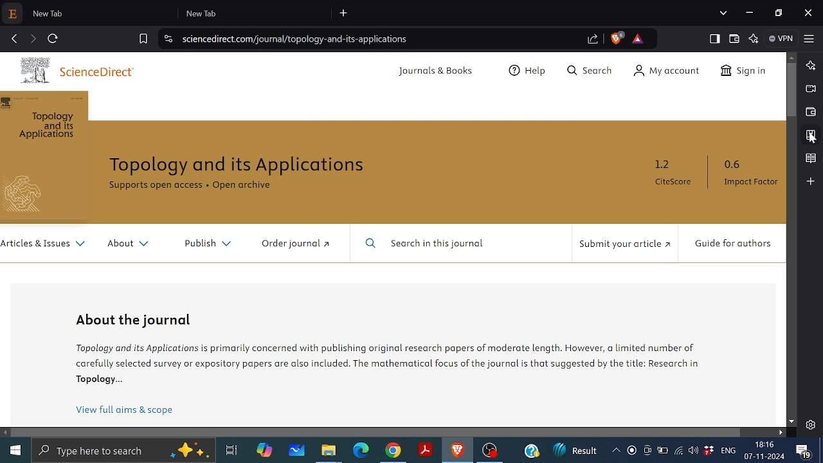  I want to click on horizontal scrollbar, so click(377, 433).